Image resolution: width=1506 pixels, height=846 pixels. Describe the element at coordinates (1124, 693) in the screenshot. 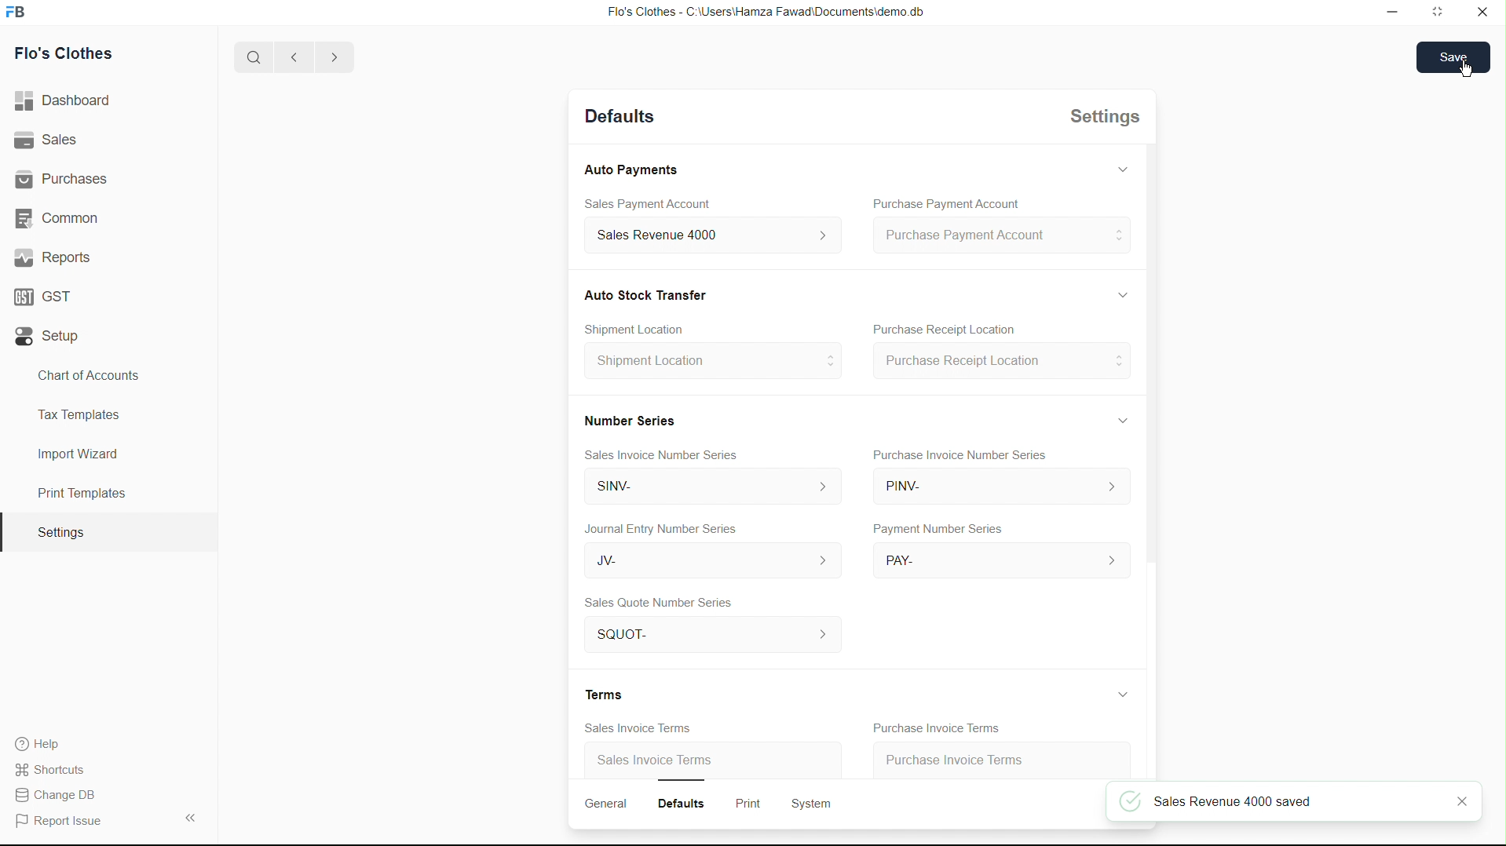

I see `Hide ` at that location.